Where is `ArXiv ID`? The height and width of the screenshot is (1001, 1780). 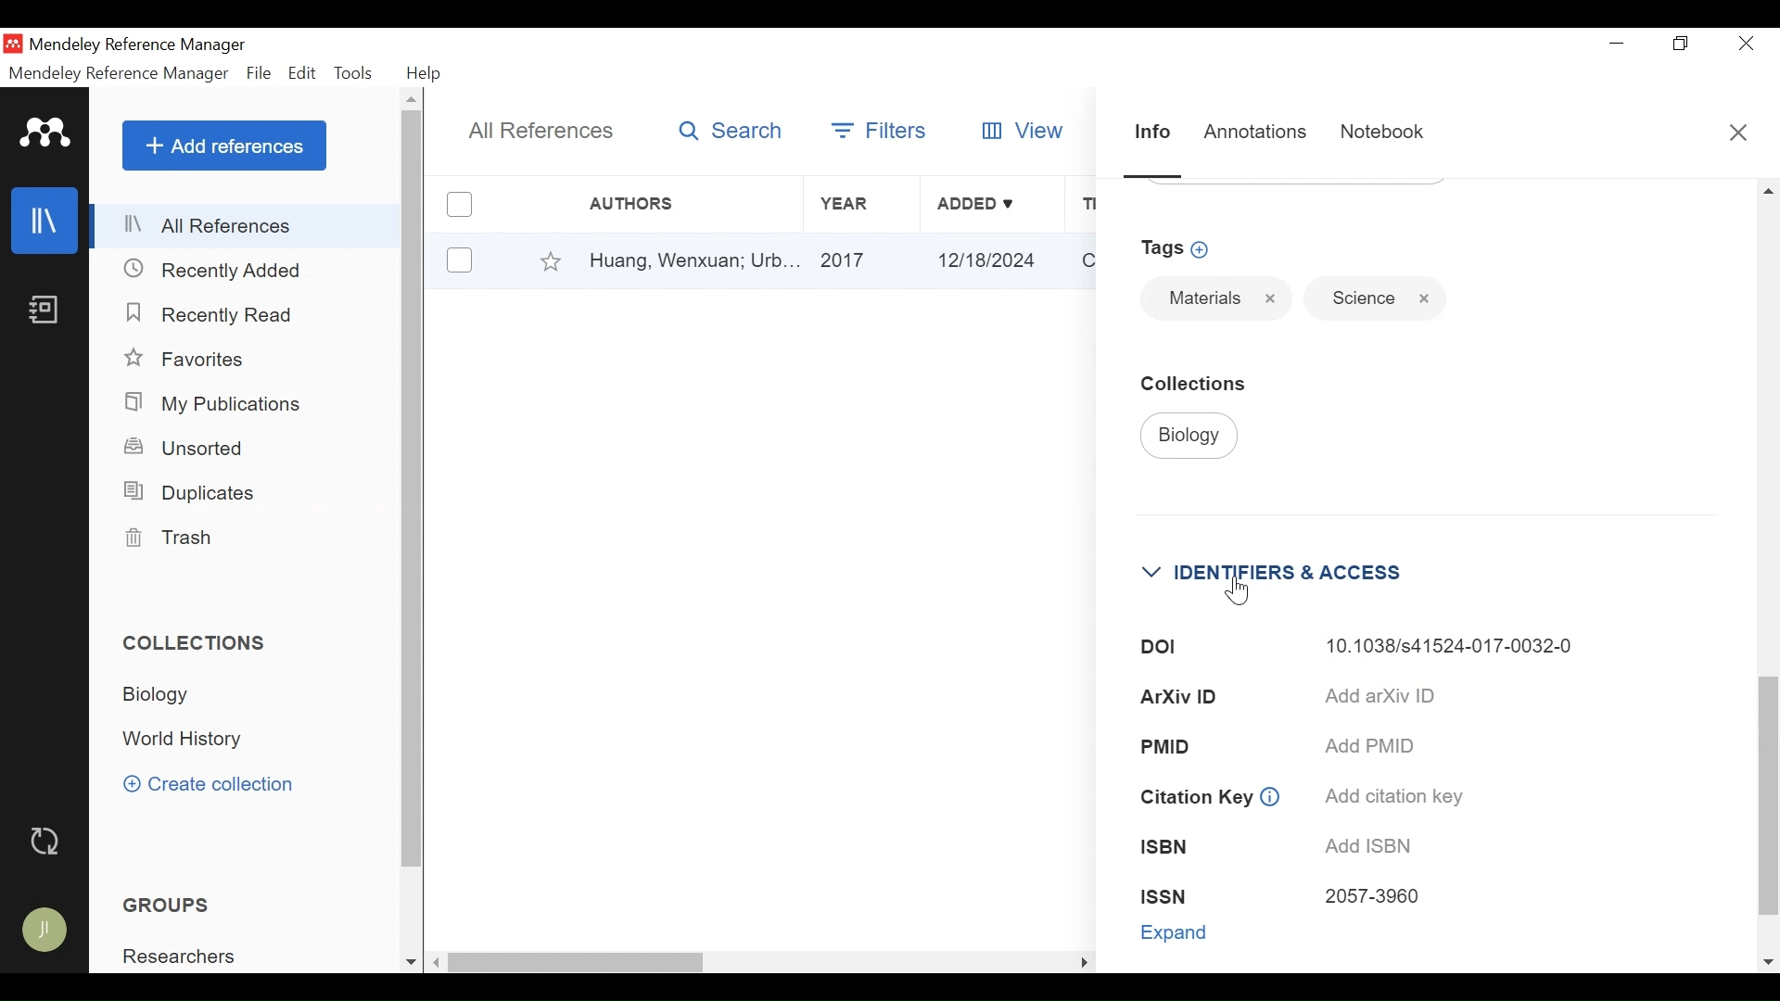 ArXiv ID is located at coordinates (1183, 696).